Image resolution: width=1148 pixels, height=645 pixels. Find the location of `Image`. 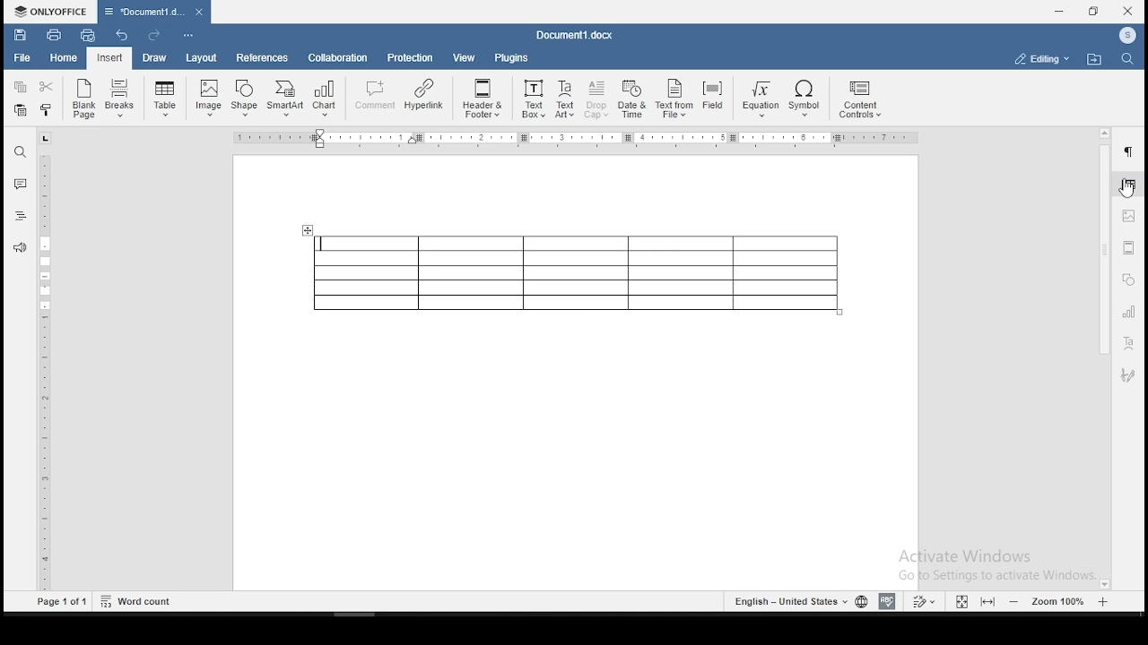

Image is located at coordinates (210, 98).